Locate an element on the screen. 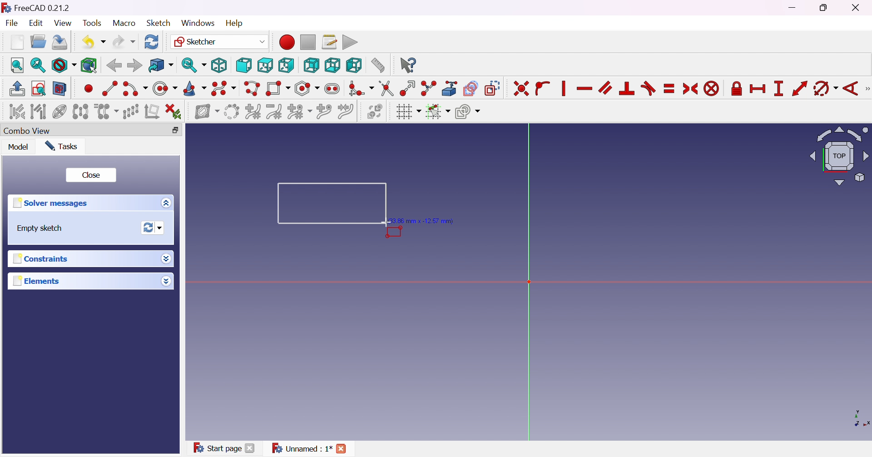  Constrain parallel is located at coordinates (606, 88).